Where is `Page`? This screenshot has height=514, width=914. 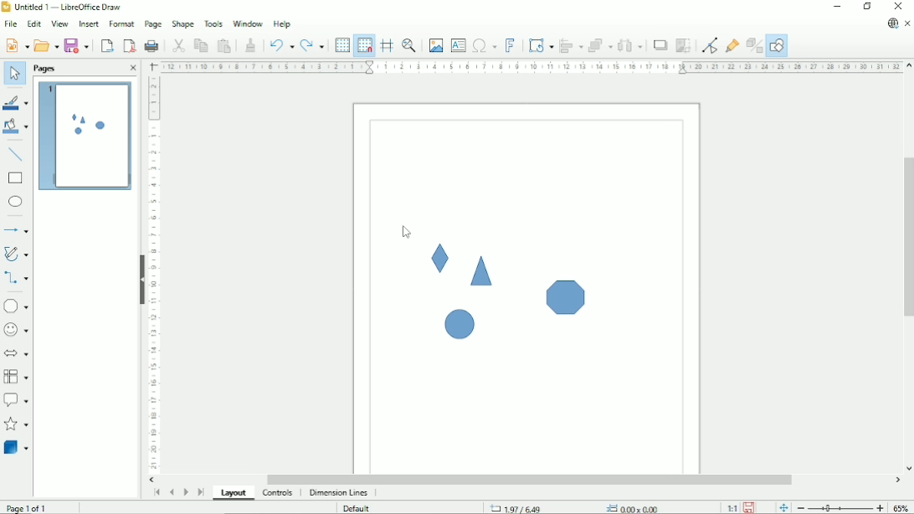
Page is located at coordinates (151, 24).